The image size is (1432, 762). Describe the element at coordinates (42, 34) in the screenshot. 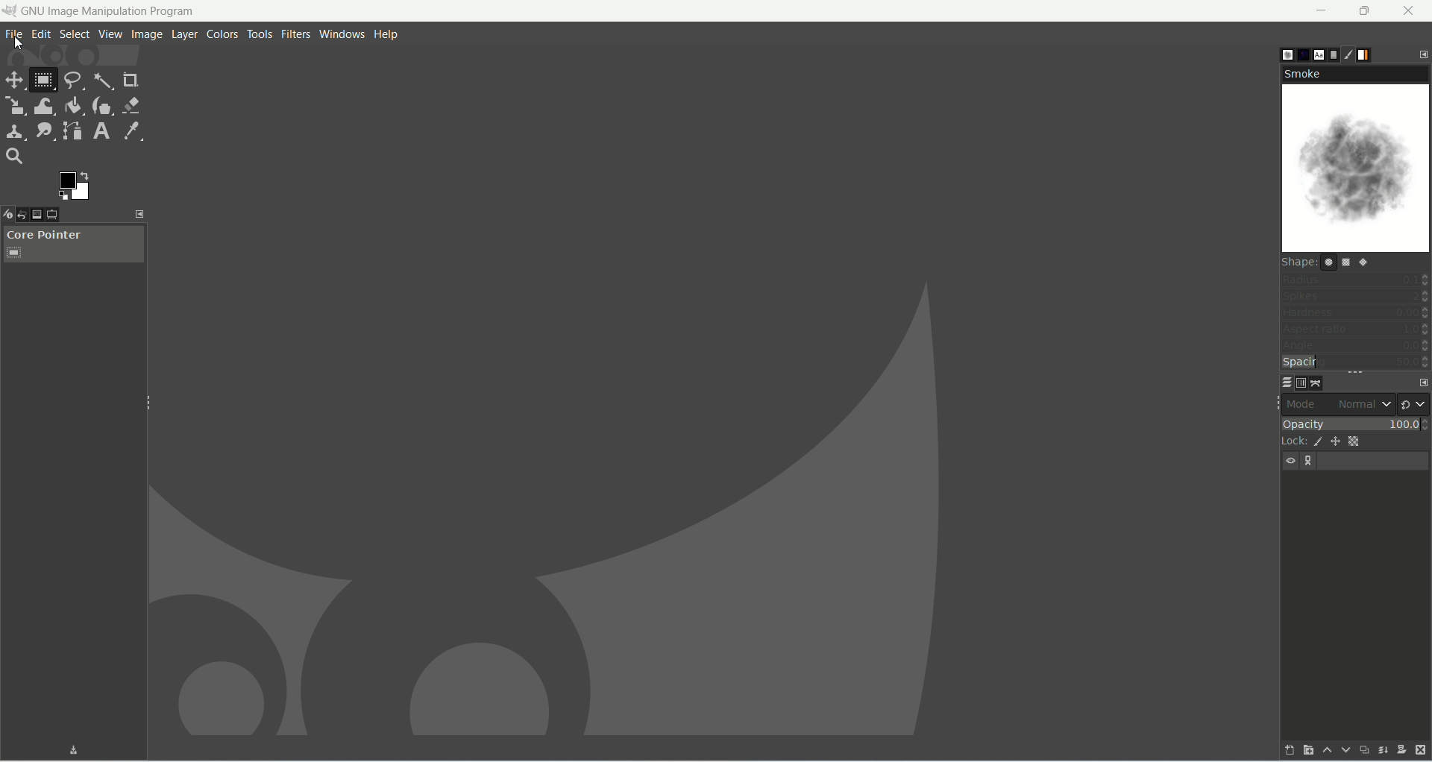

I see `edit` at that location.